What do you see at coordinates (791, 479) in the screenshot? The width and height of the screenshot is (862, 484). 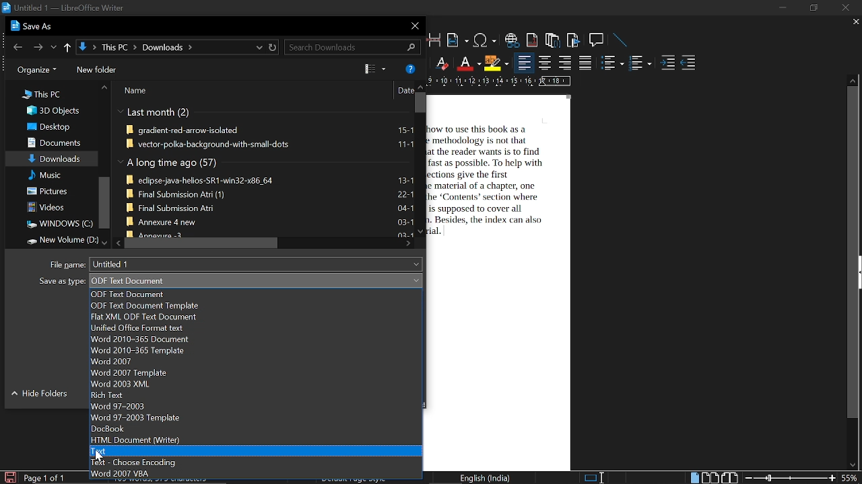 I see `change zoom` at bounding box center [791, 479].